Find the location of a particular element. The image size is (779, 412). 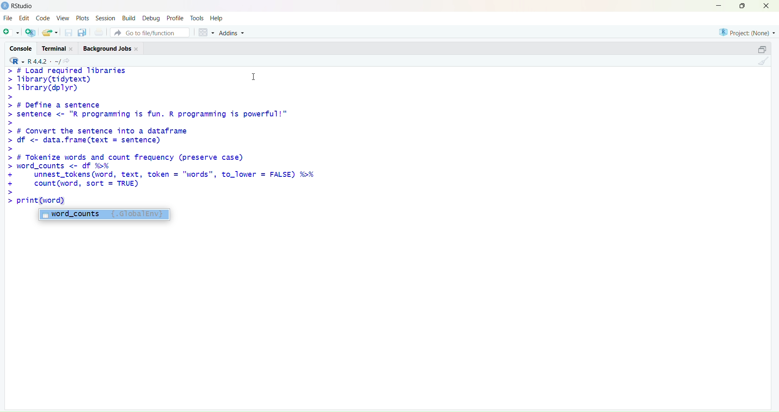

> print(word) is located at coordinates (38, 202).